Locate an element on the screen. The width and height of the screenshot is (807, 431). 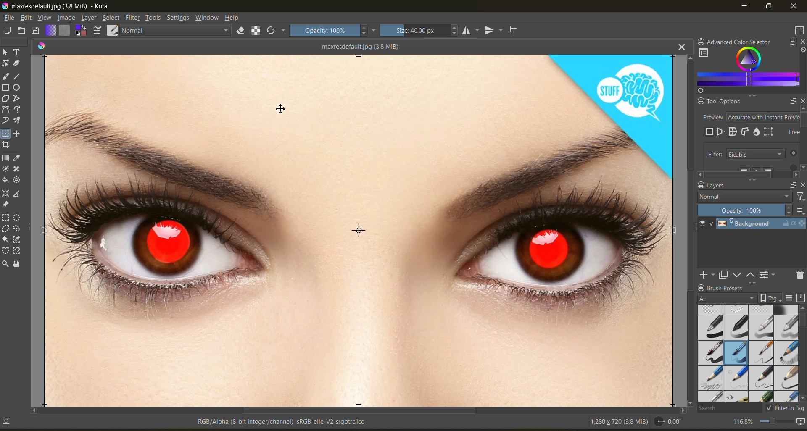
duplicate layer or mask is located at coordinates (723, 275).